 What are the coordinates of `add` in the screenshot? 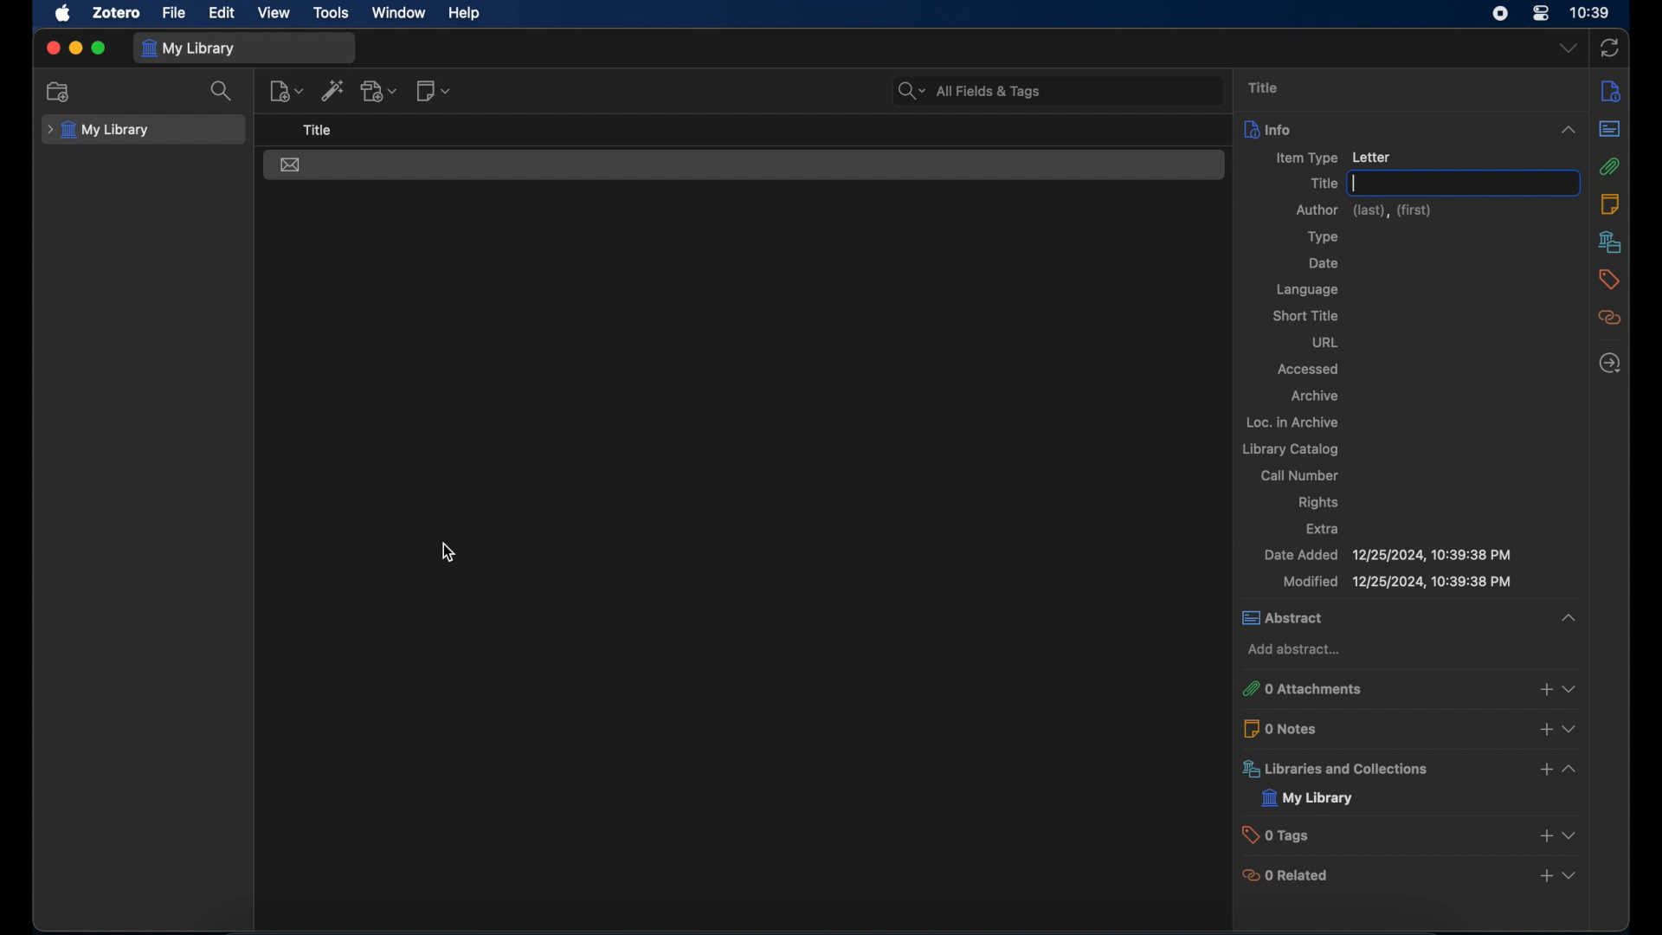 It's located at (1545, 689).